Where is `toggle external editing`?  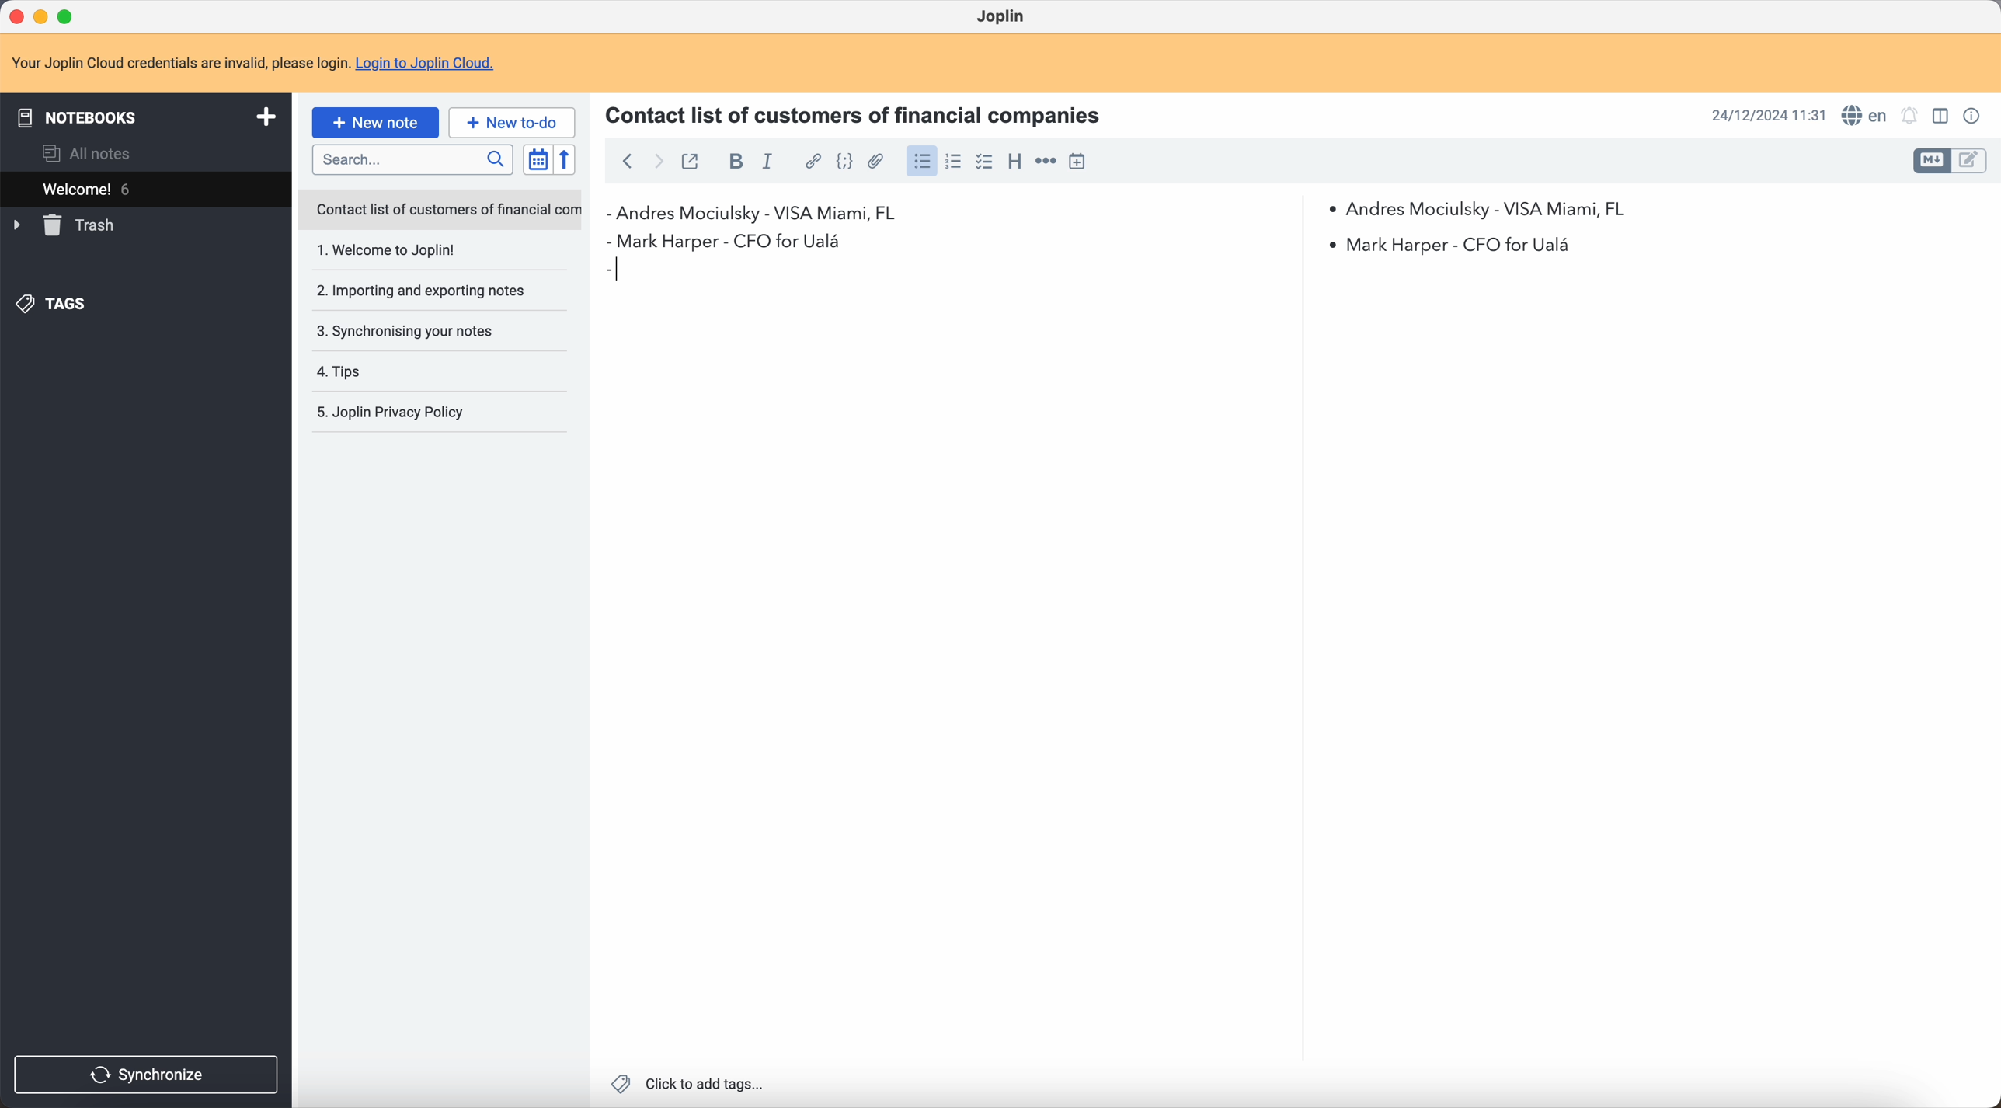 toggle external editing is located at coordinates (694, 159).